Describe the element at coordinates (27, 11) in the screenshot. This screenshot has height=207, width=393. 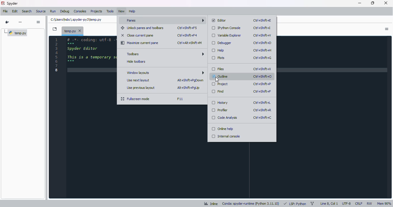
I see `search` at that location.